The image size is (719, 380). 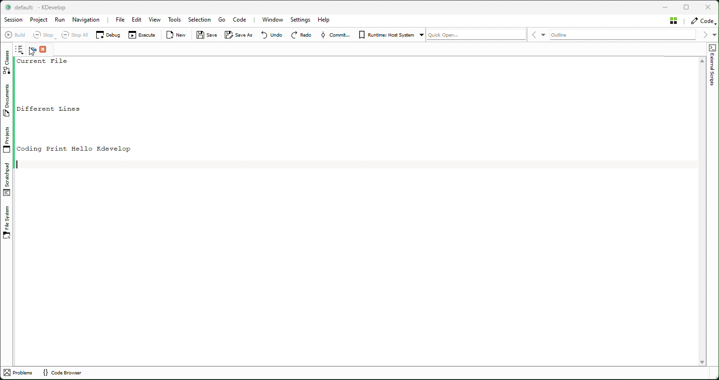 What do you see at coordinates (708, 7) in the screenshot?
I see `Close` at bounding box center [708, 7].